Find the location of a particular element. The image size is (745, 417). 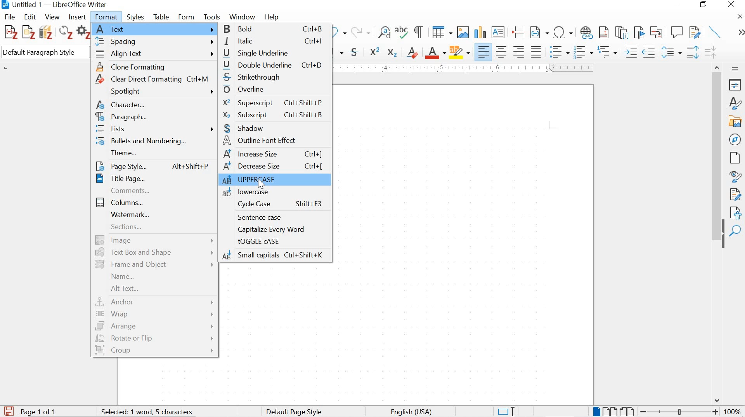

insert image is located at coordinates (463, 32).